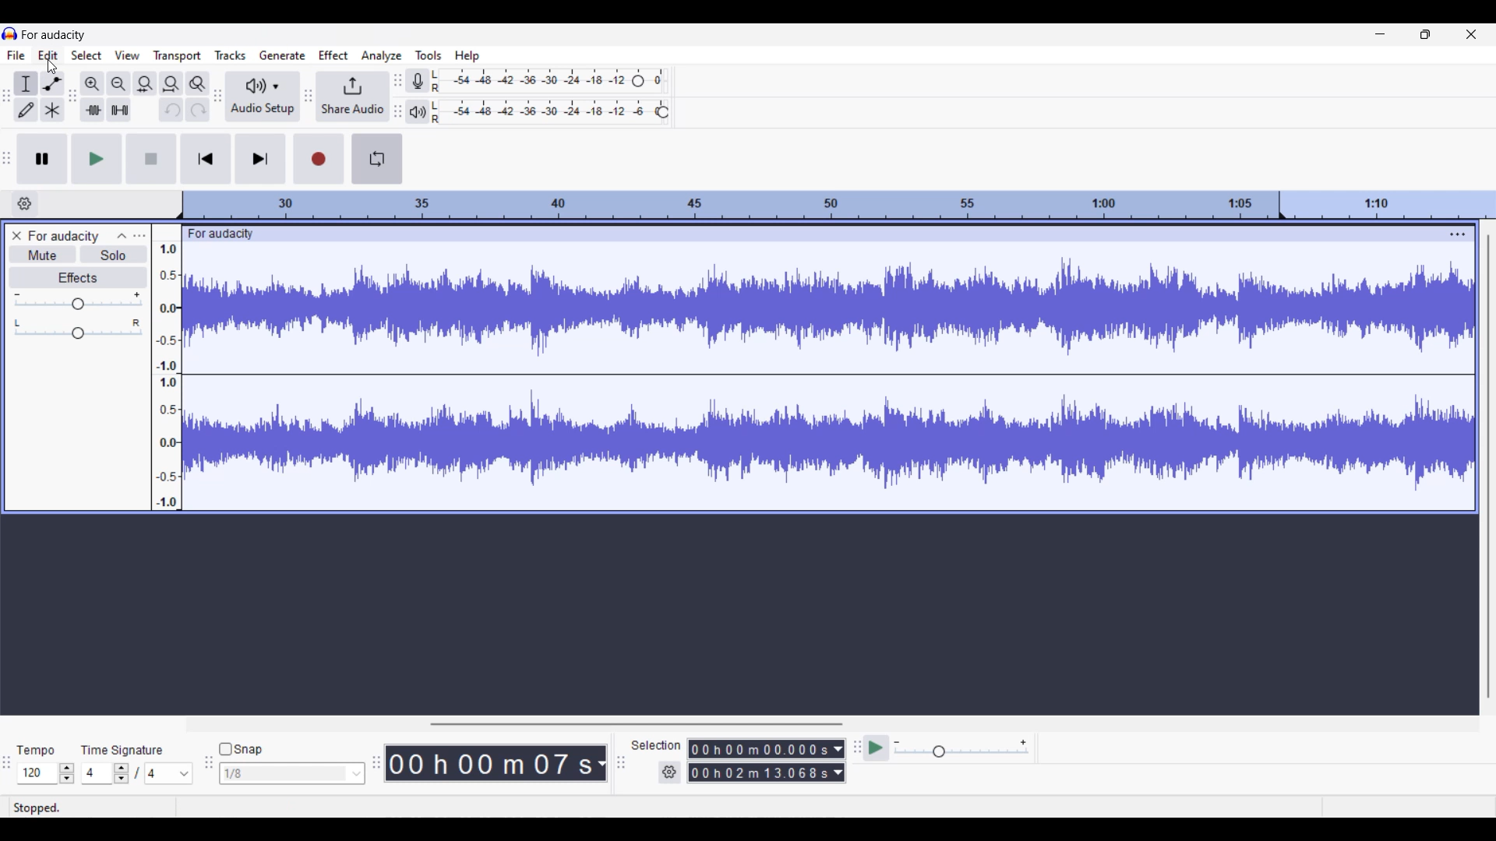  Describe the element at coordinates (123, 750) in the screenshot. I see `time signature` at that location.